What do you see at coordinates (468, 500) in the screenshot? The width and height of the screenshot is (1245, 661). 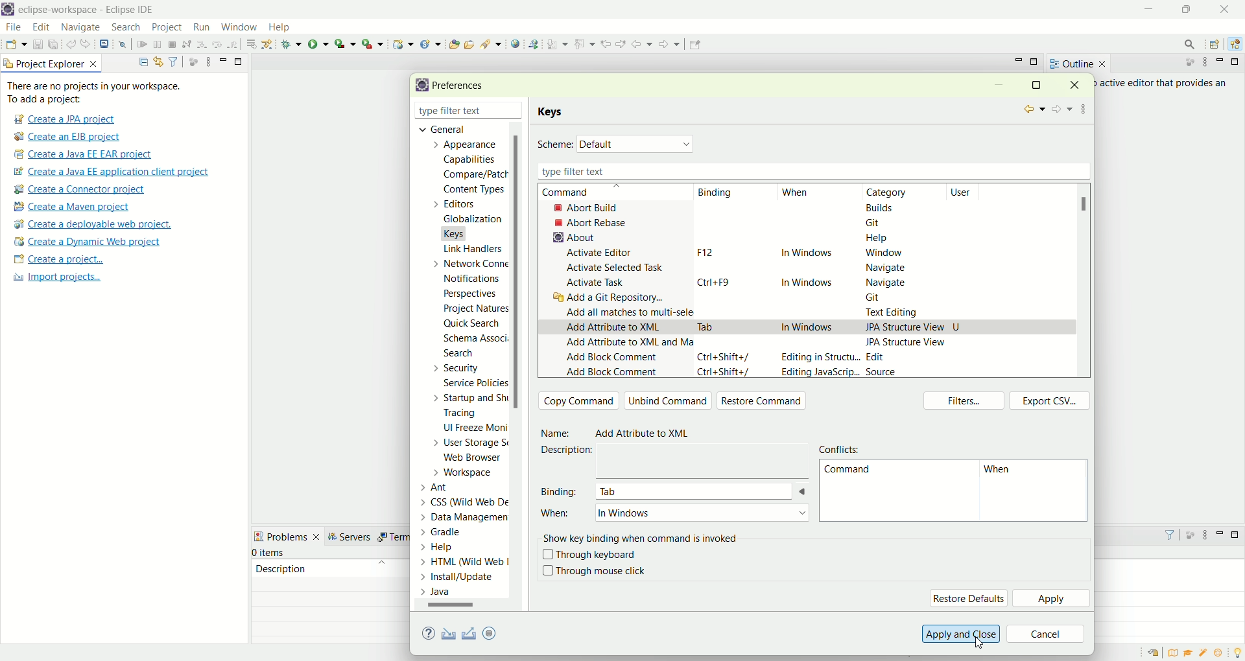 I see `CSS (Wild Web De` at bounding box center [468, 500].